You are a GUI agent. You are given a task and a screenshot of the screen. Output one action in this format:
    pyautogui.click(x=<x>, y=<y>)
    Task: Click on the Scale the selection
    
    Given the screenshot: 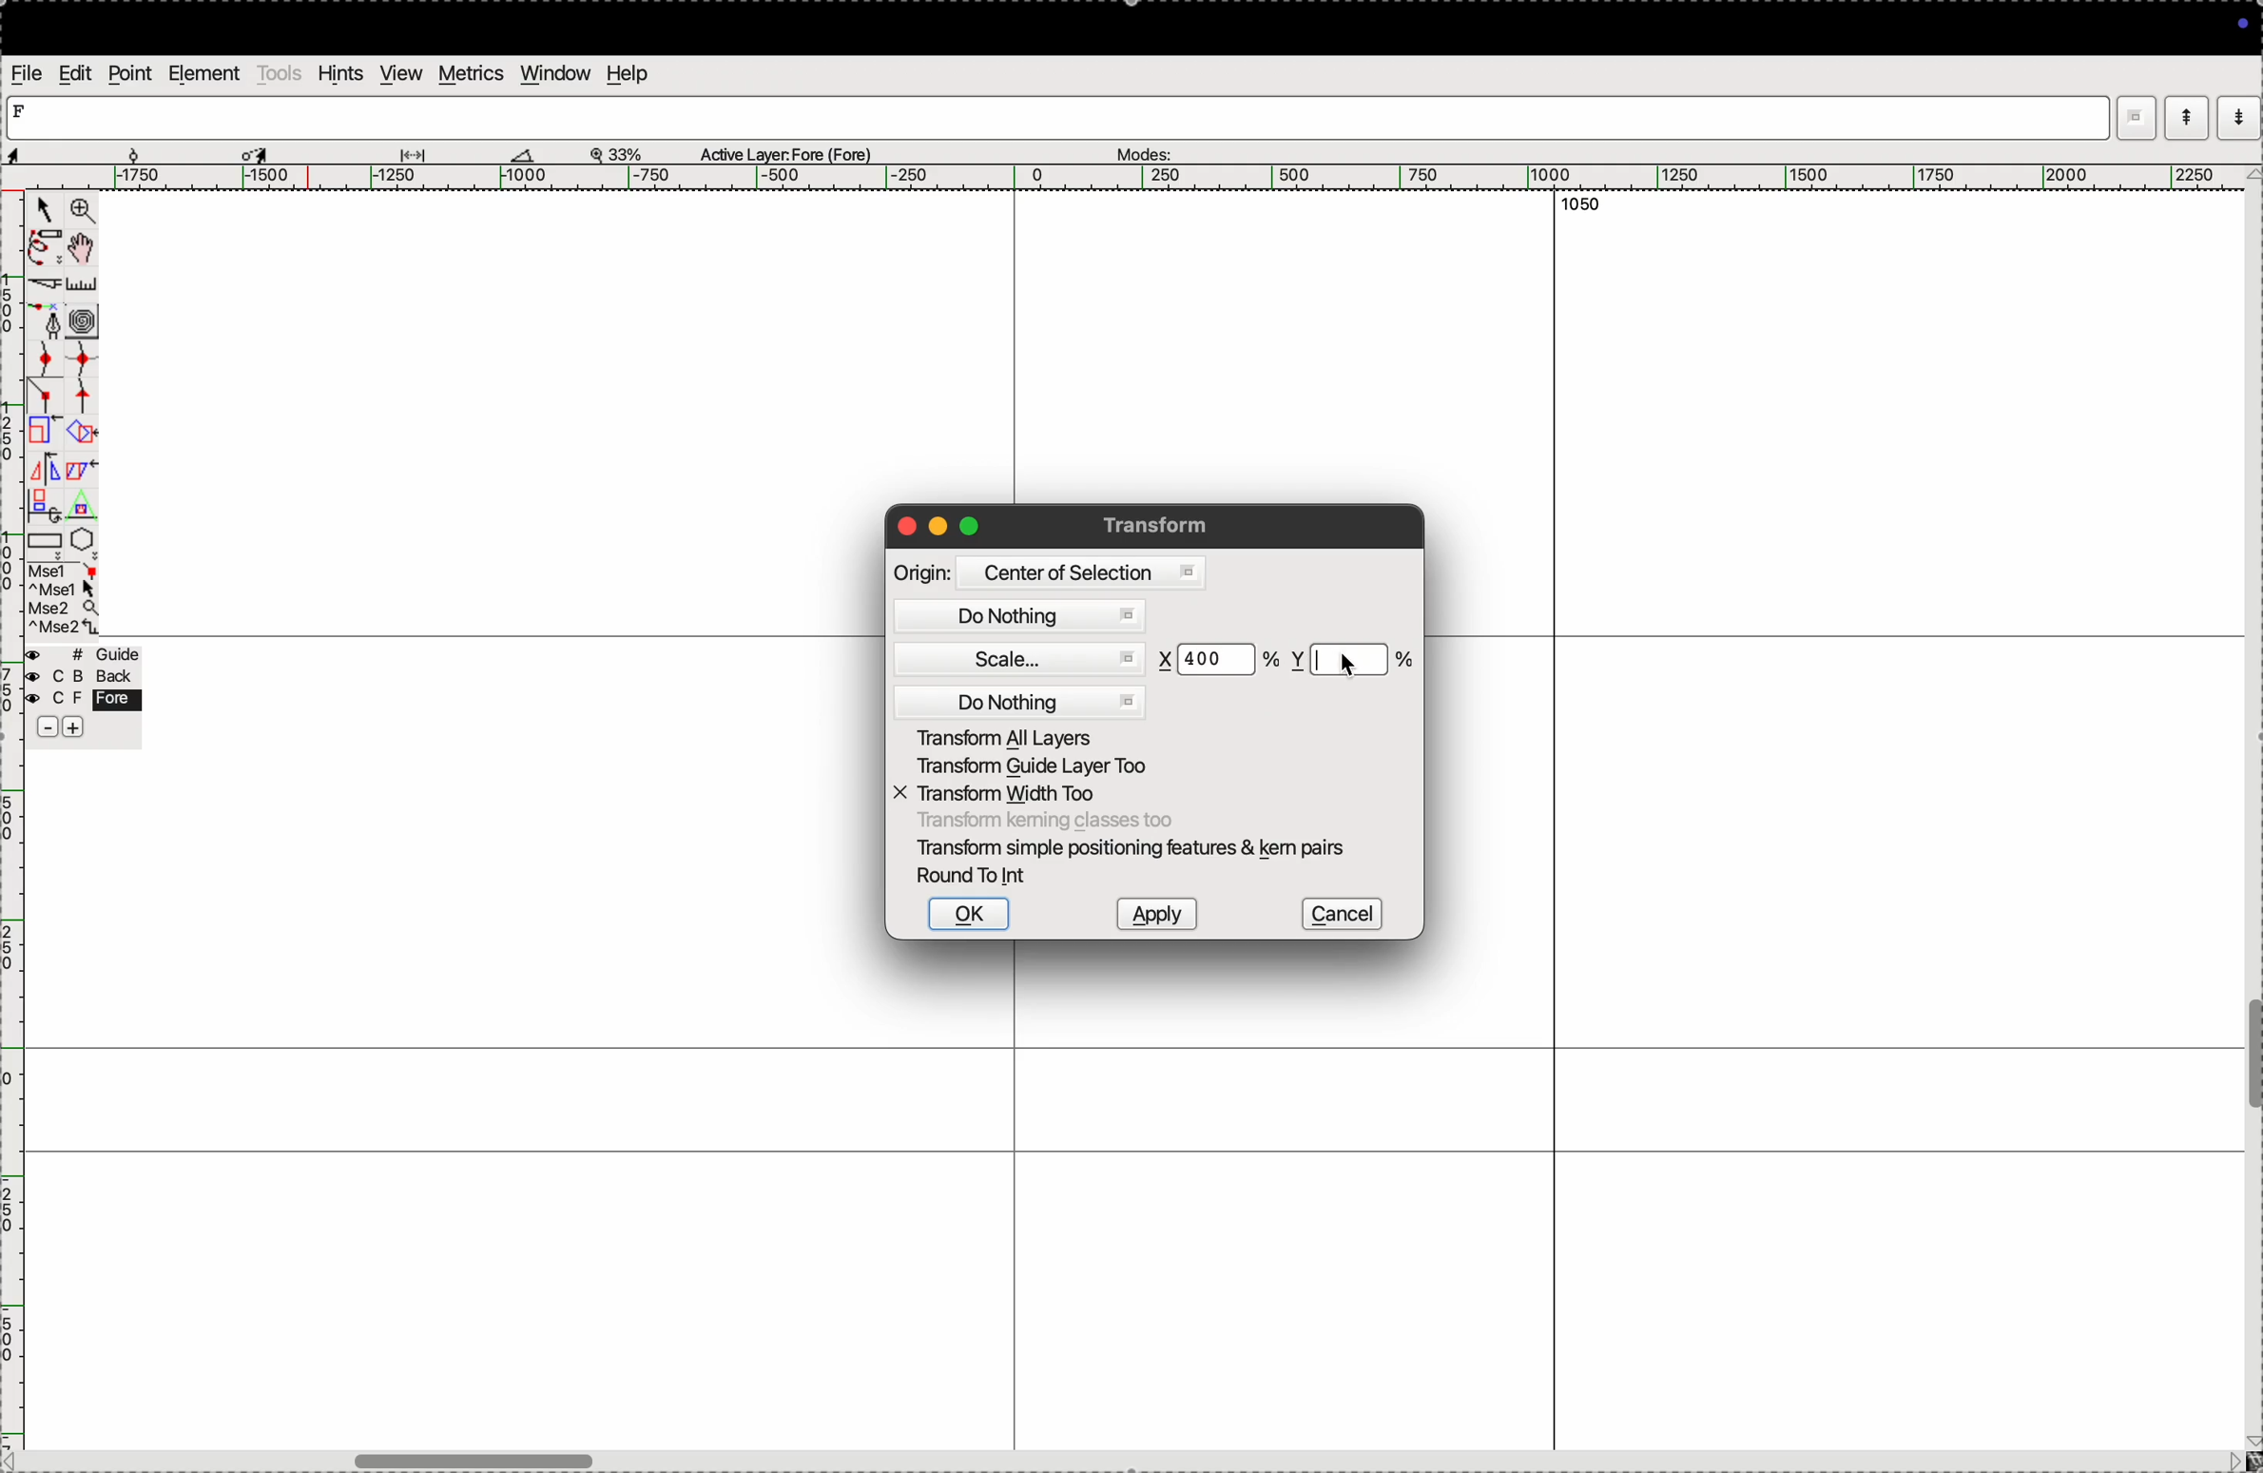 What is the action you would take?
    pyautogui.click(x=45, y=436)
    